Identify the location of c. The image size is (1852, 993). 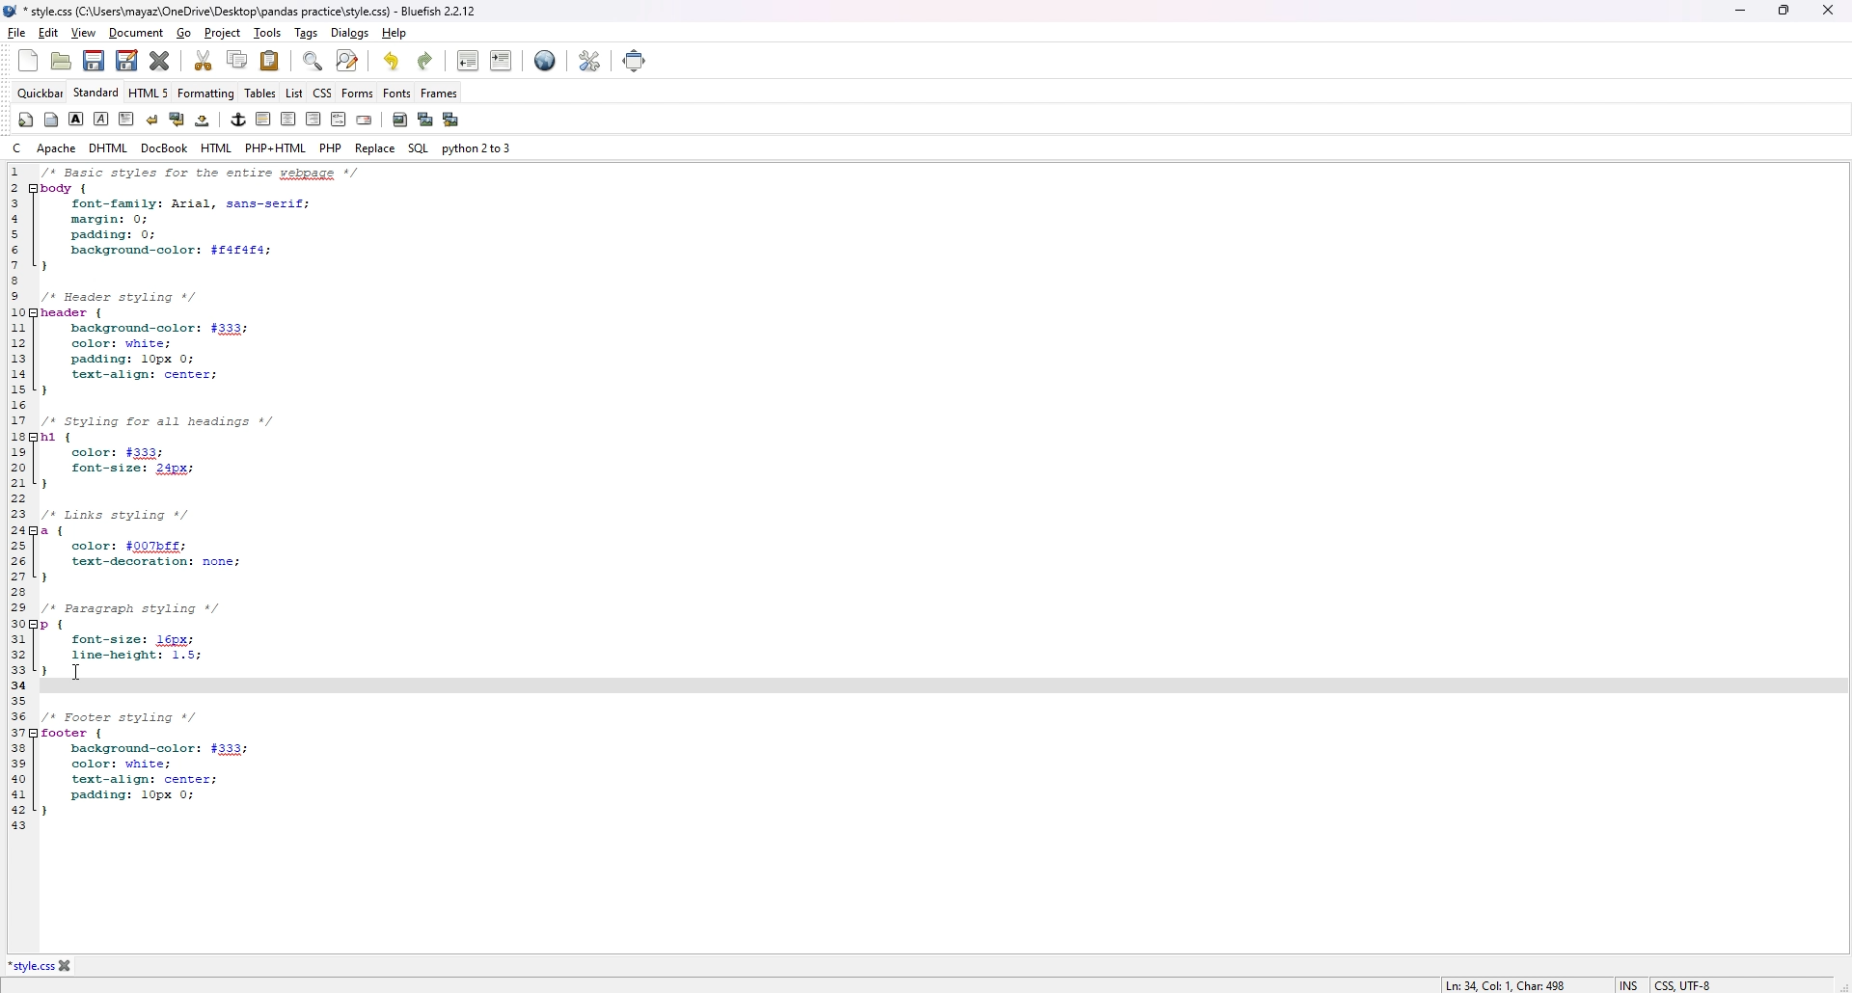
(17, 148).